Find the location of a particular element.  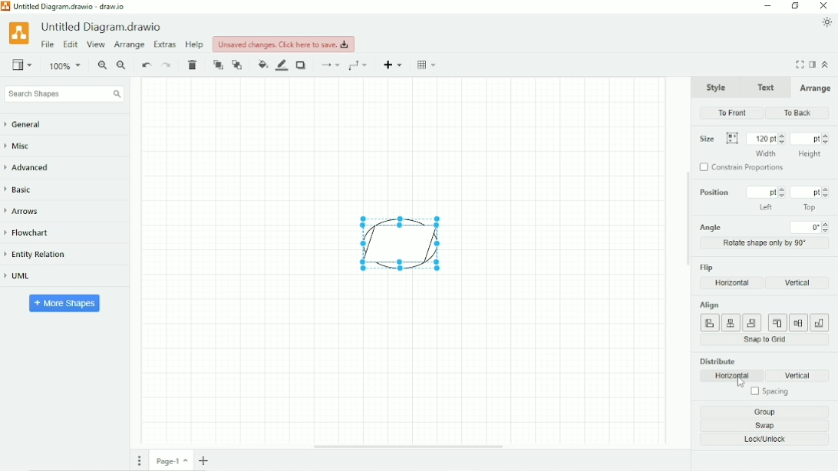

Fill color is located at coordinates (262, 64).